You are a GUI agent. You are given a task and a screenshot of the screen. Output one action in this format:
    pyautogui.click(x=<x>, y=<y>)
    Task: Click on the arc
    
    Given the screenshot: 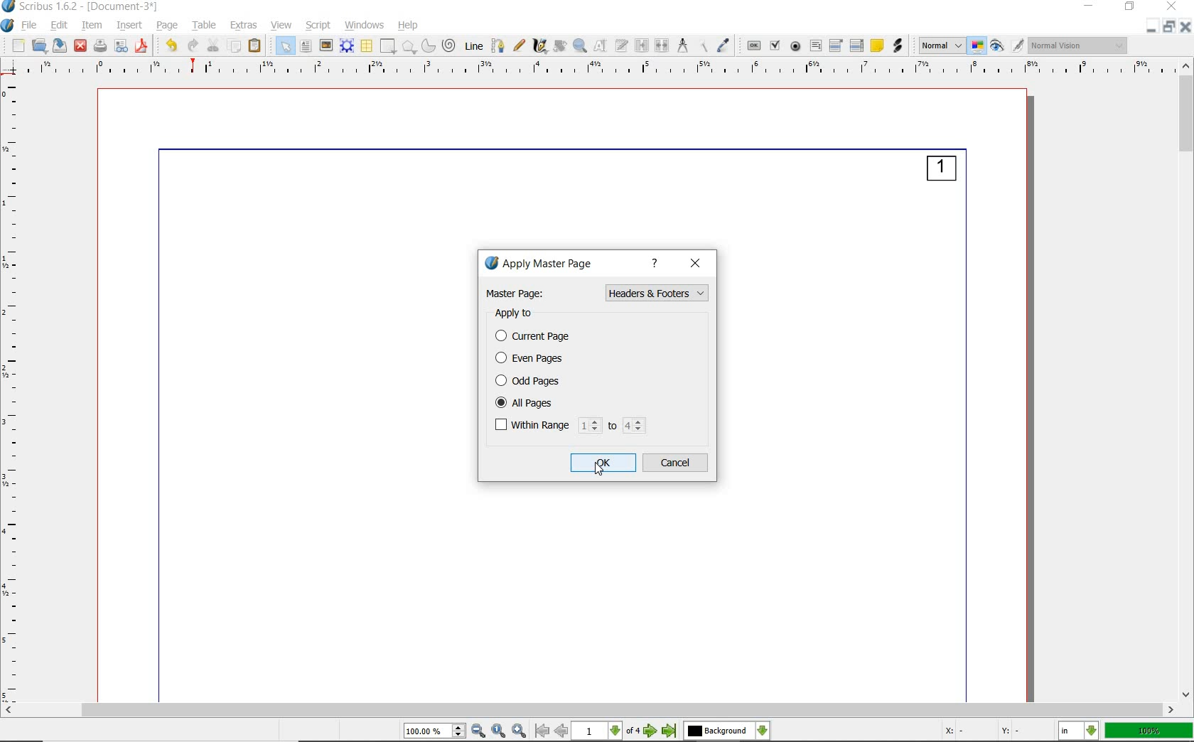 What is the action you would take?
    pyautogui.click(x=430, y=46)
    